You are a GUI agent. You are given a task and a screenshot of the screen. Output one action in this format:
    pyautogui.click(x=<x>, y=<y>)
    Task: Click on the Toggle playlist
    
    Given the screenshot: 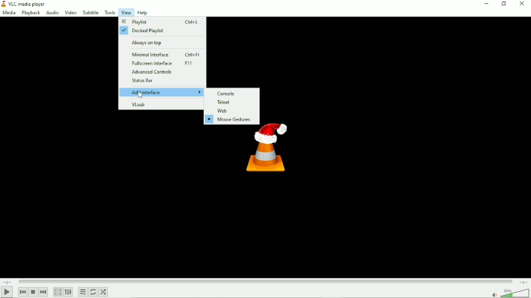 What is the action you would take?
    pyautogui.click(x=83, y=292)
    